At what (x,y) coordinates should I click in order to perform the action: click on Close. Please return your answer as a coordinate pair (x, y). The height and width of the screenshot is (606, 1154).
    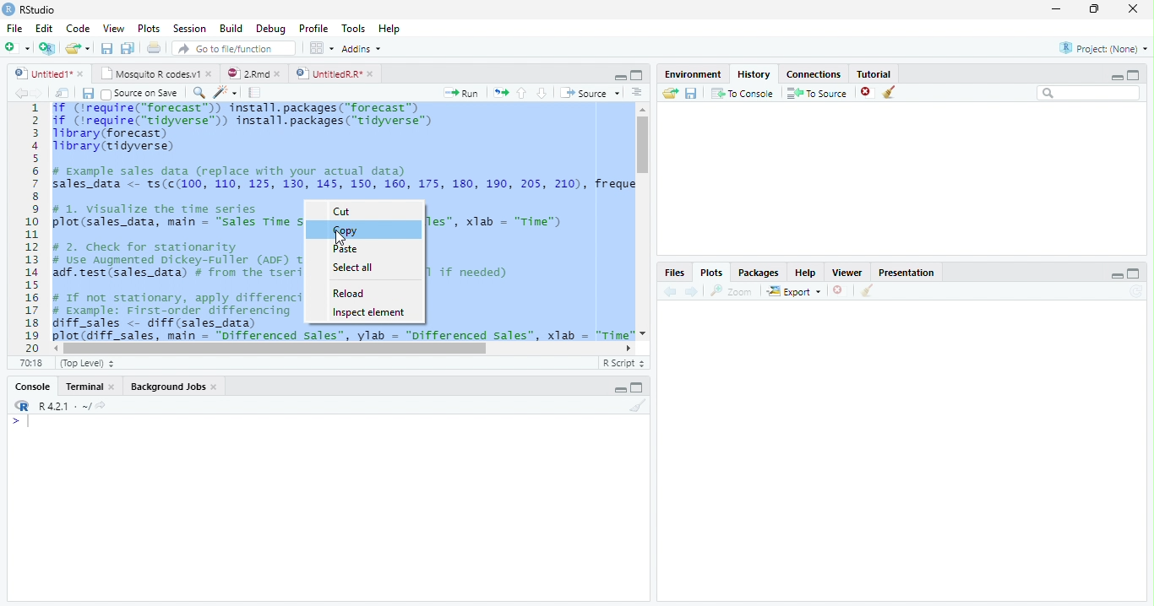
    Looking at the image, I should click on (1135, 9).